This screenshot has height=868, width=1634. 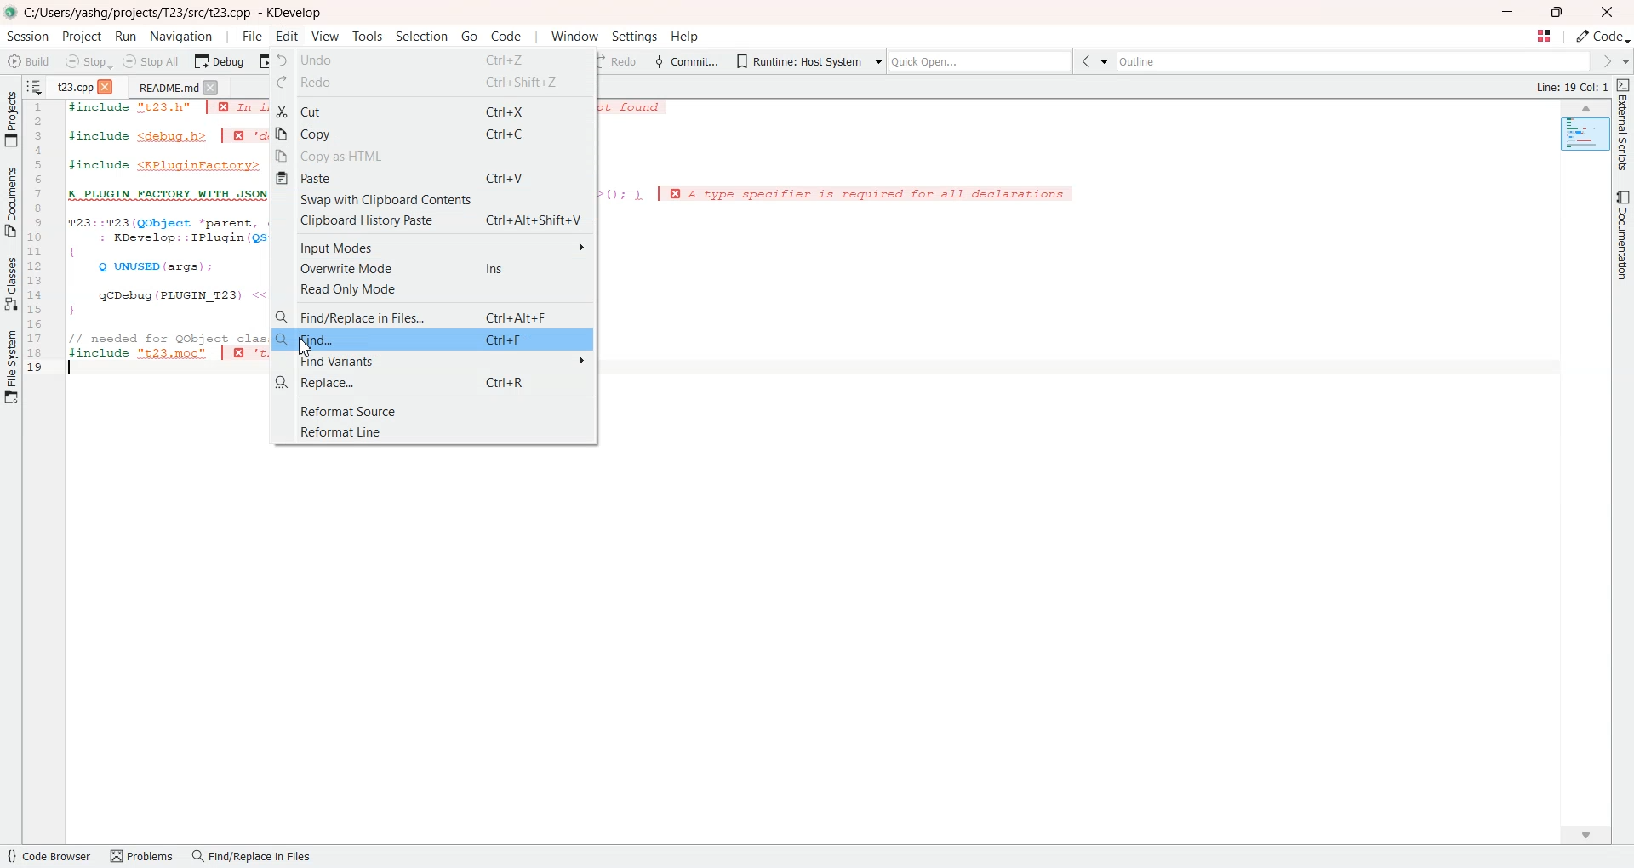 What do you see at coordinates (982, 61) in the screenshot?
I see `Quick open` at bounding box center [982, 61].